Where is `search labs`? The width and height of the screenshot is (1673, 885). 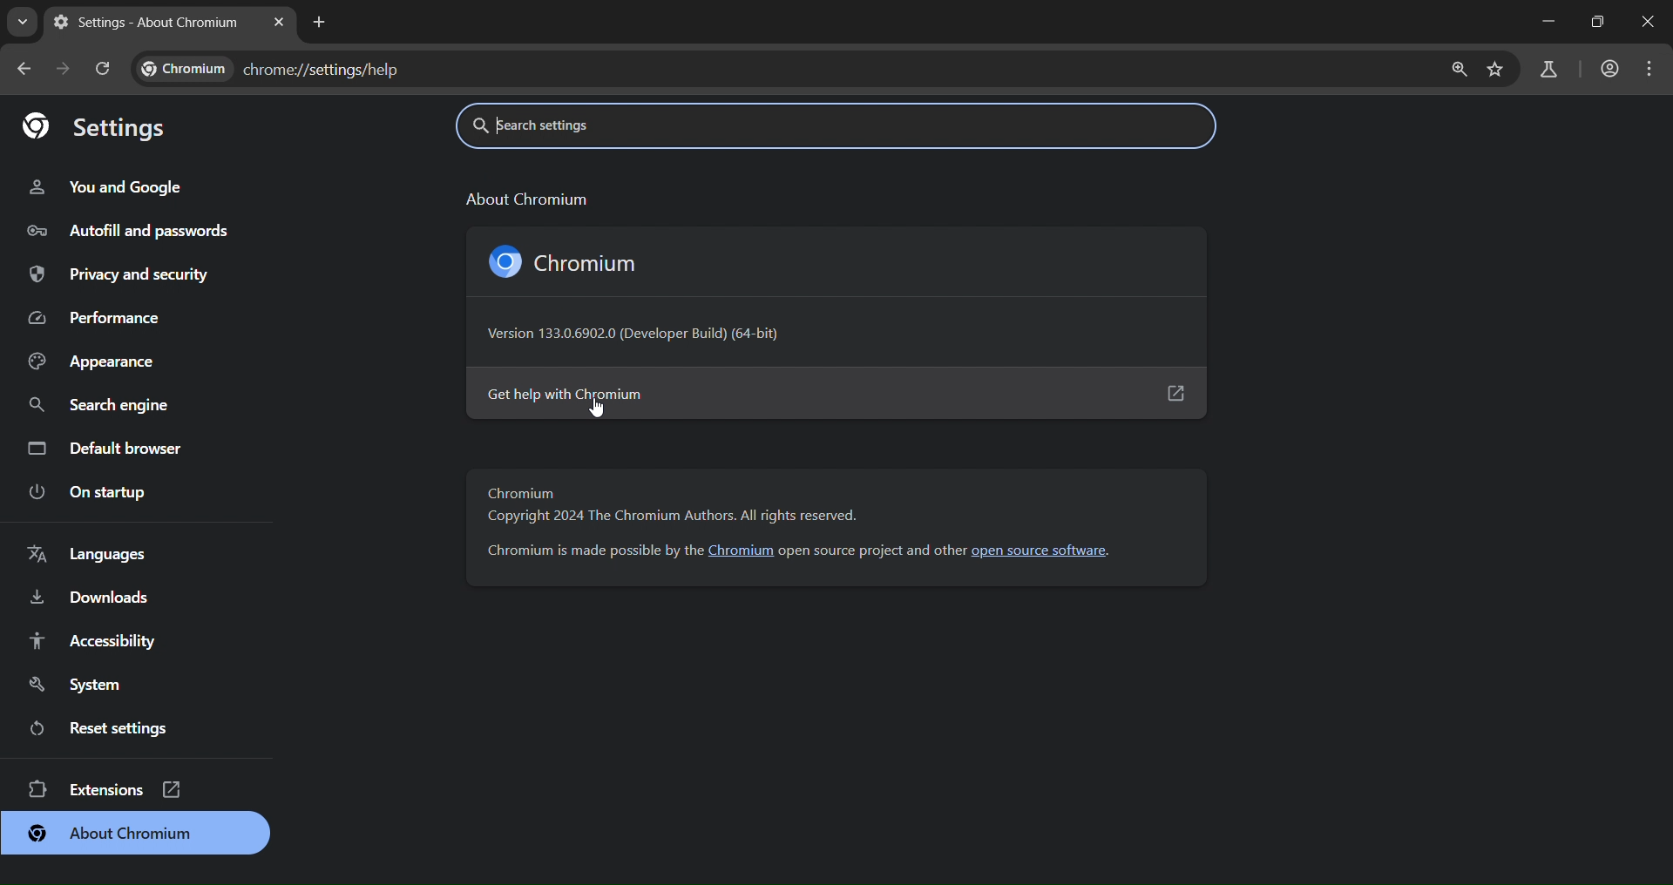 search labs is located at coordinates (22, 24).